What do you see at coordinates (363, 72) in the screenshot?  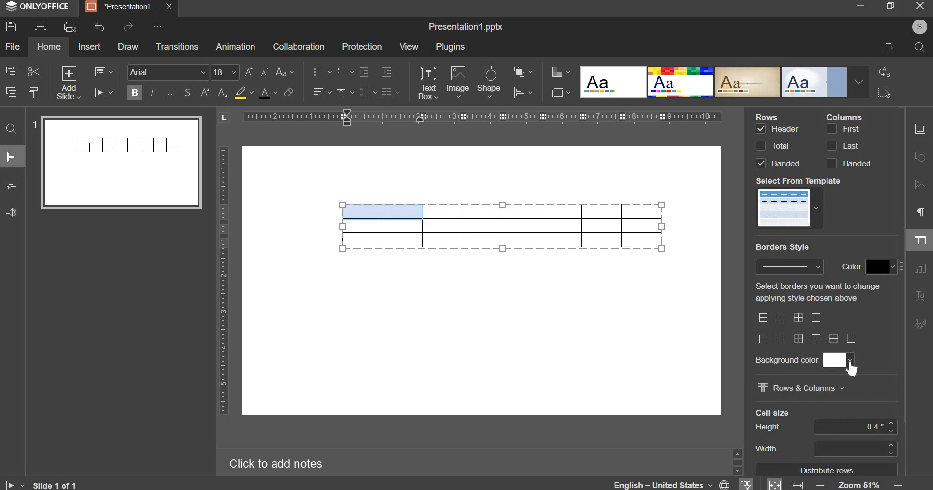 I see `decrease indent` at bounding box center [363, 72].